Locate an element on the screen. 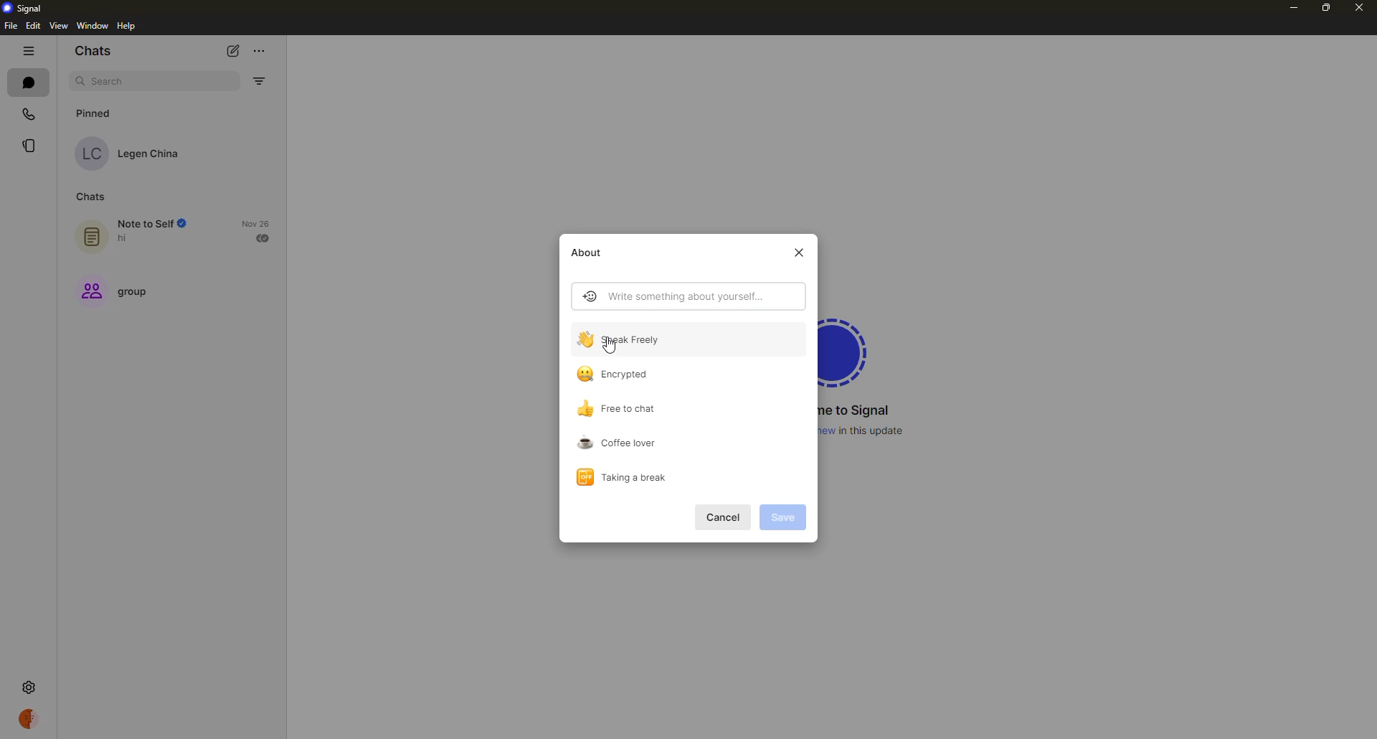 This screenshot has height=739, width=1377. settings is located at coordinates (29, 686).